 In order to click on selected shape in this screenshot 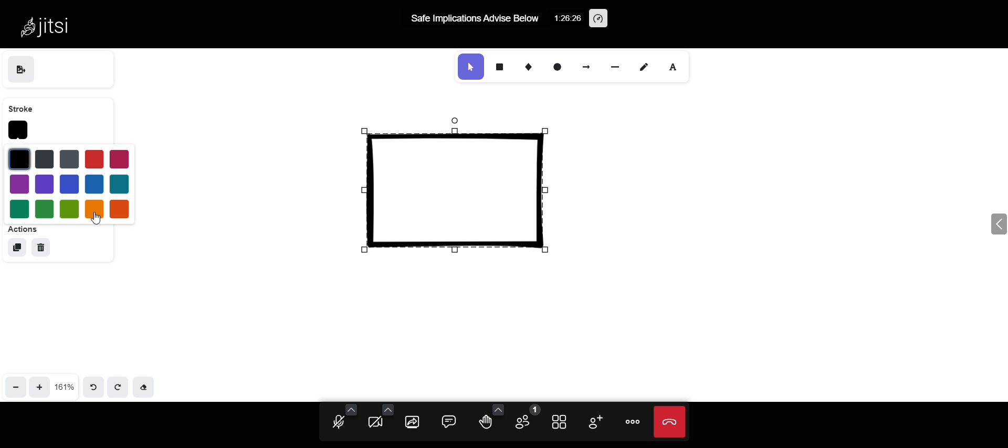, I will do `click(464, 188)`.